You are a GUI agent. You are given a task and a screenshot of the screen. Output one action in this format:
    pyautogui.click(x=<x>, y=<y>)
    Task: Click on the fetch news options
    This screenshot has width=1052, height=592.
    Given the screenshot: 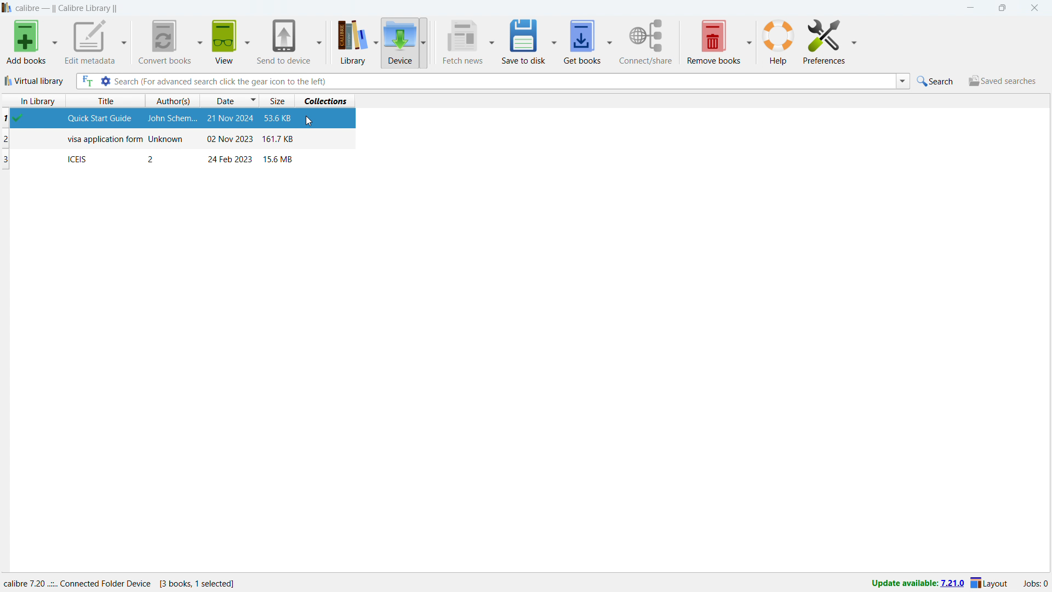 What is the action you would take?
    pyautogui.click(x=492, y=43)
    